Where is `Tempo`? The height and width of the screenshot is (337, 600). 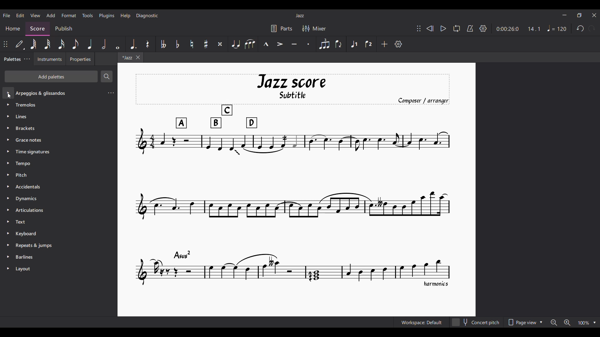 Tempo is located at coordinates (25, 163).